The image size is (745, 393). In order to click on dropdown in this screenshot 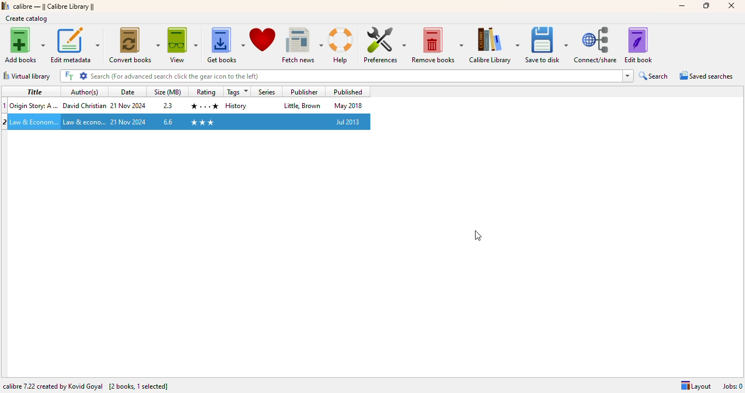, I will do `click(628, 76)`.